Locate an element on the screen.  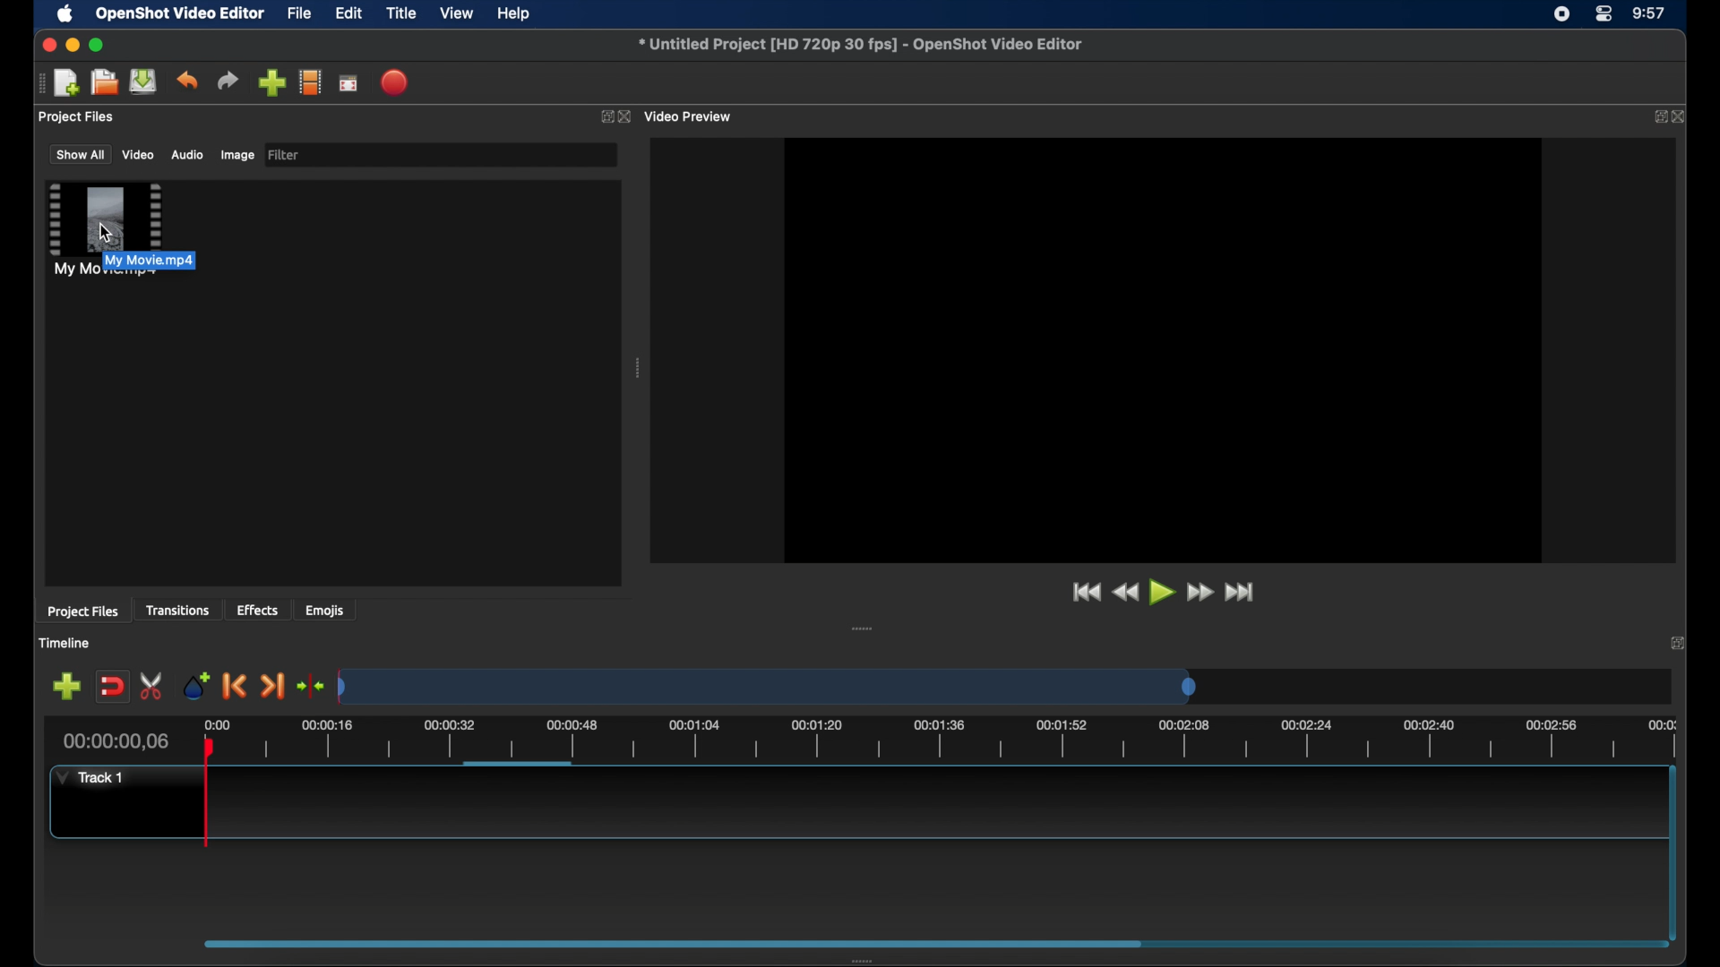
enable razor is located at coordinates (152, 687).